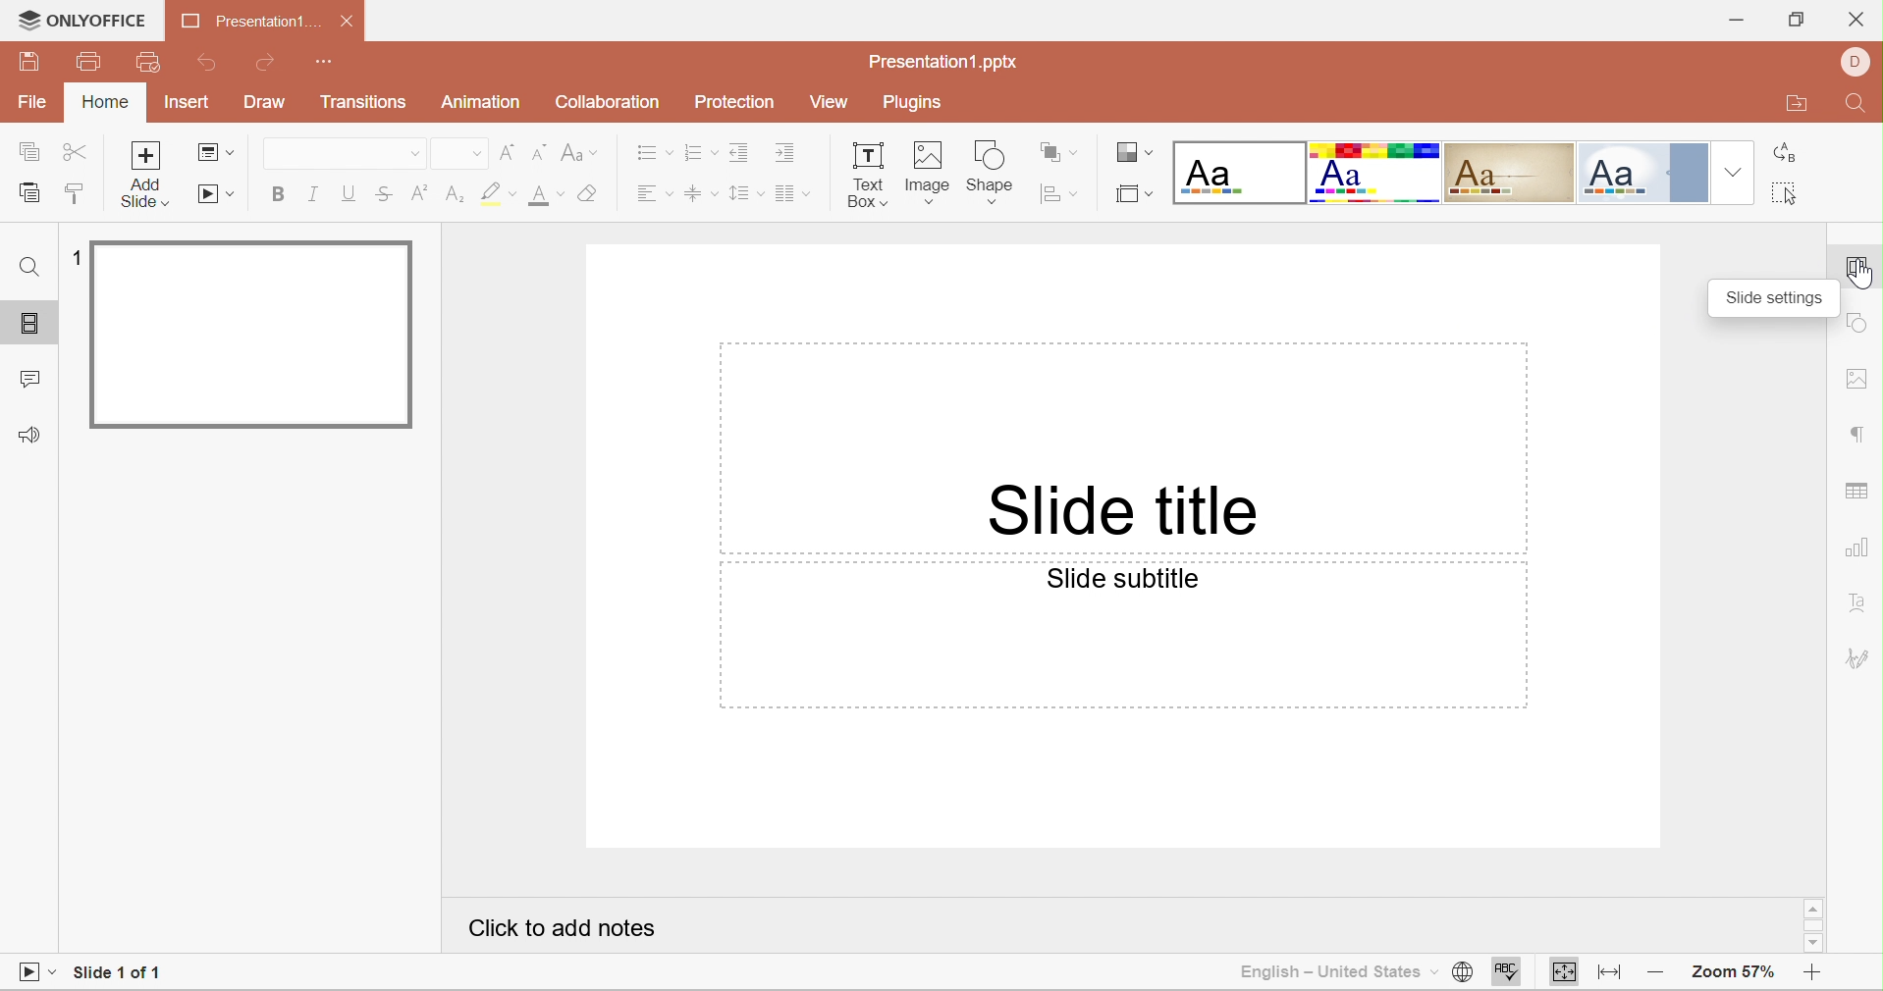 The width and height of the screenshot is (1883, 991). What do you see at coordinates (546, 195) in the screenshot?
I see `Font size` at bounding box center [546, 195].